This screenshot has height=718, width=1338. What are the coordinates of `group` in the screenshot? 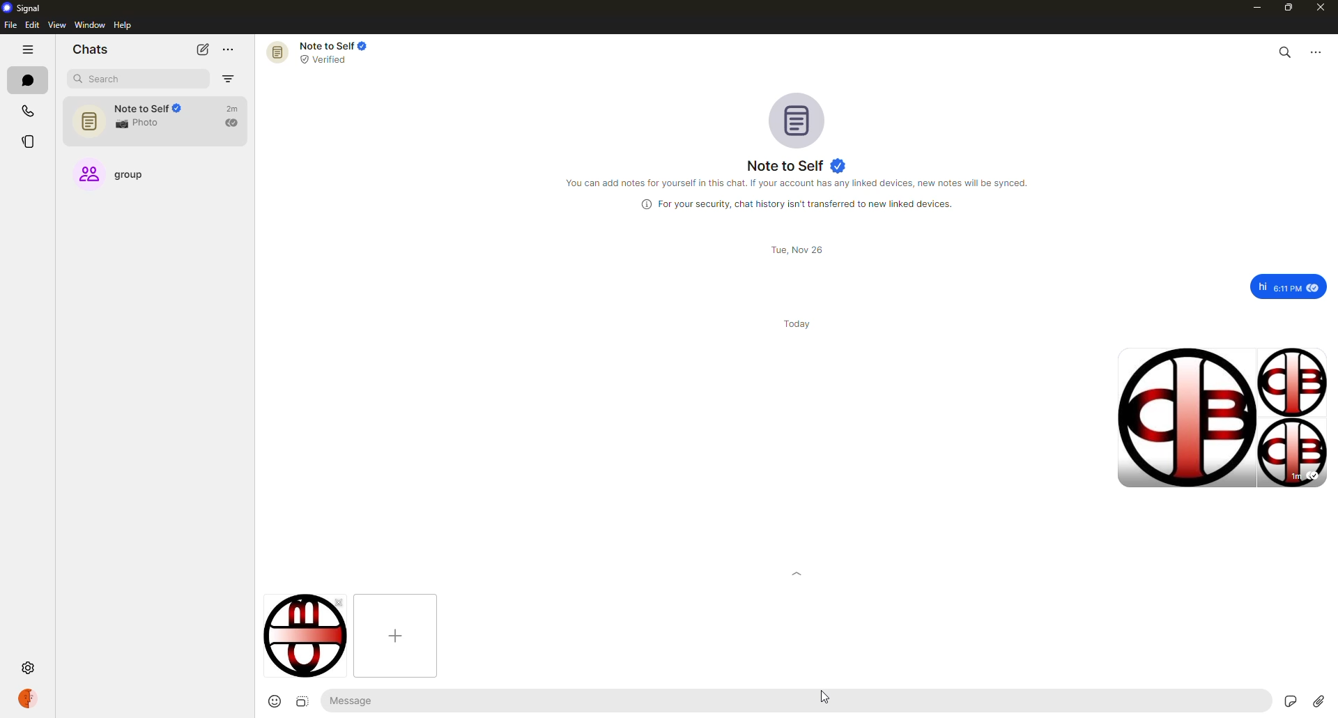 It's located at (123, 177).